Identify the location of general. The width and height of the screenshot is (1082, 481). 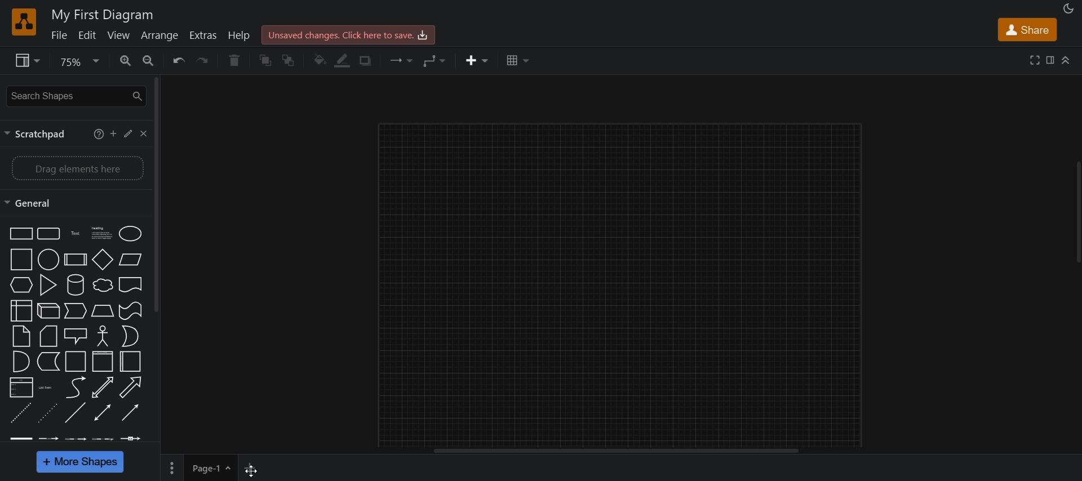
(31, 204).